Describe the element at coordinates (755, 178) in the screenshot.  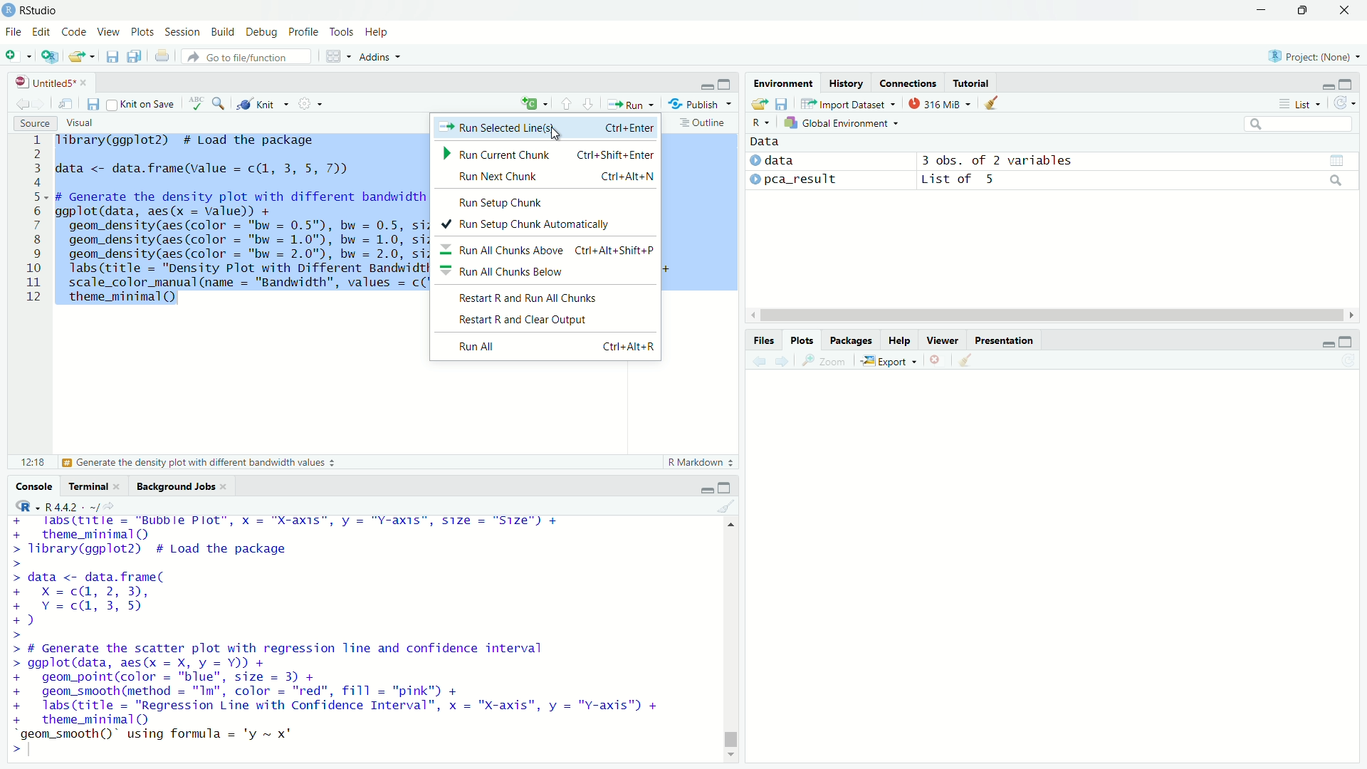
I see `expand/collapse` at that location.